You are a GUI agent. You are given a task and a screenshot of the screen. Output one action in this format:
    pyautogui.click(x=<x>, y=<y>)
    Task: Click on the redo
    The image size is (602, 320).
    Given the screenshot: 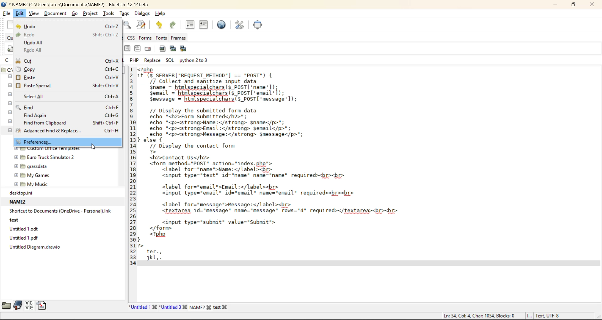 What is the action you would take?
    pyautogui.click(x=176, y=25)
    